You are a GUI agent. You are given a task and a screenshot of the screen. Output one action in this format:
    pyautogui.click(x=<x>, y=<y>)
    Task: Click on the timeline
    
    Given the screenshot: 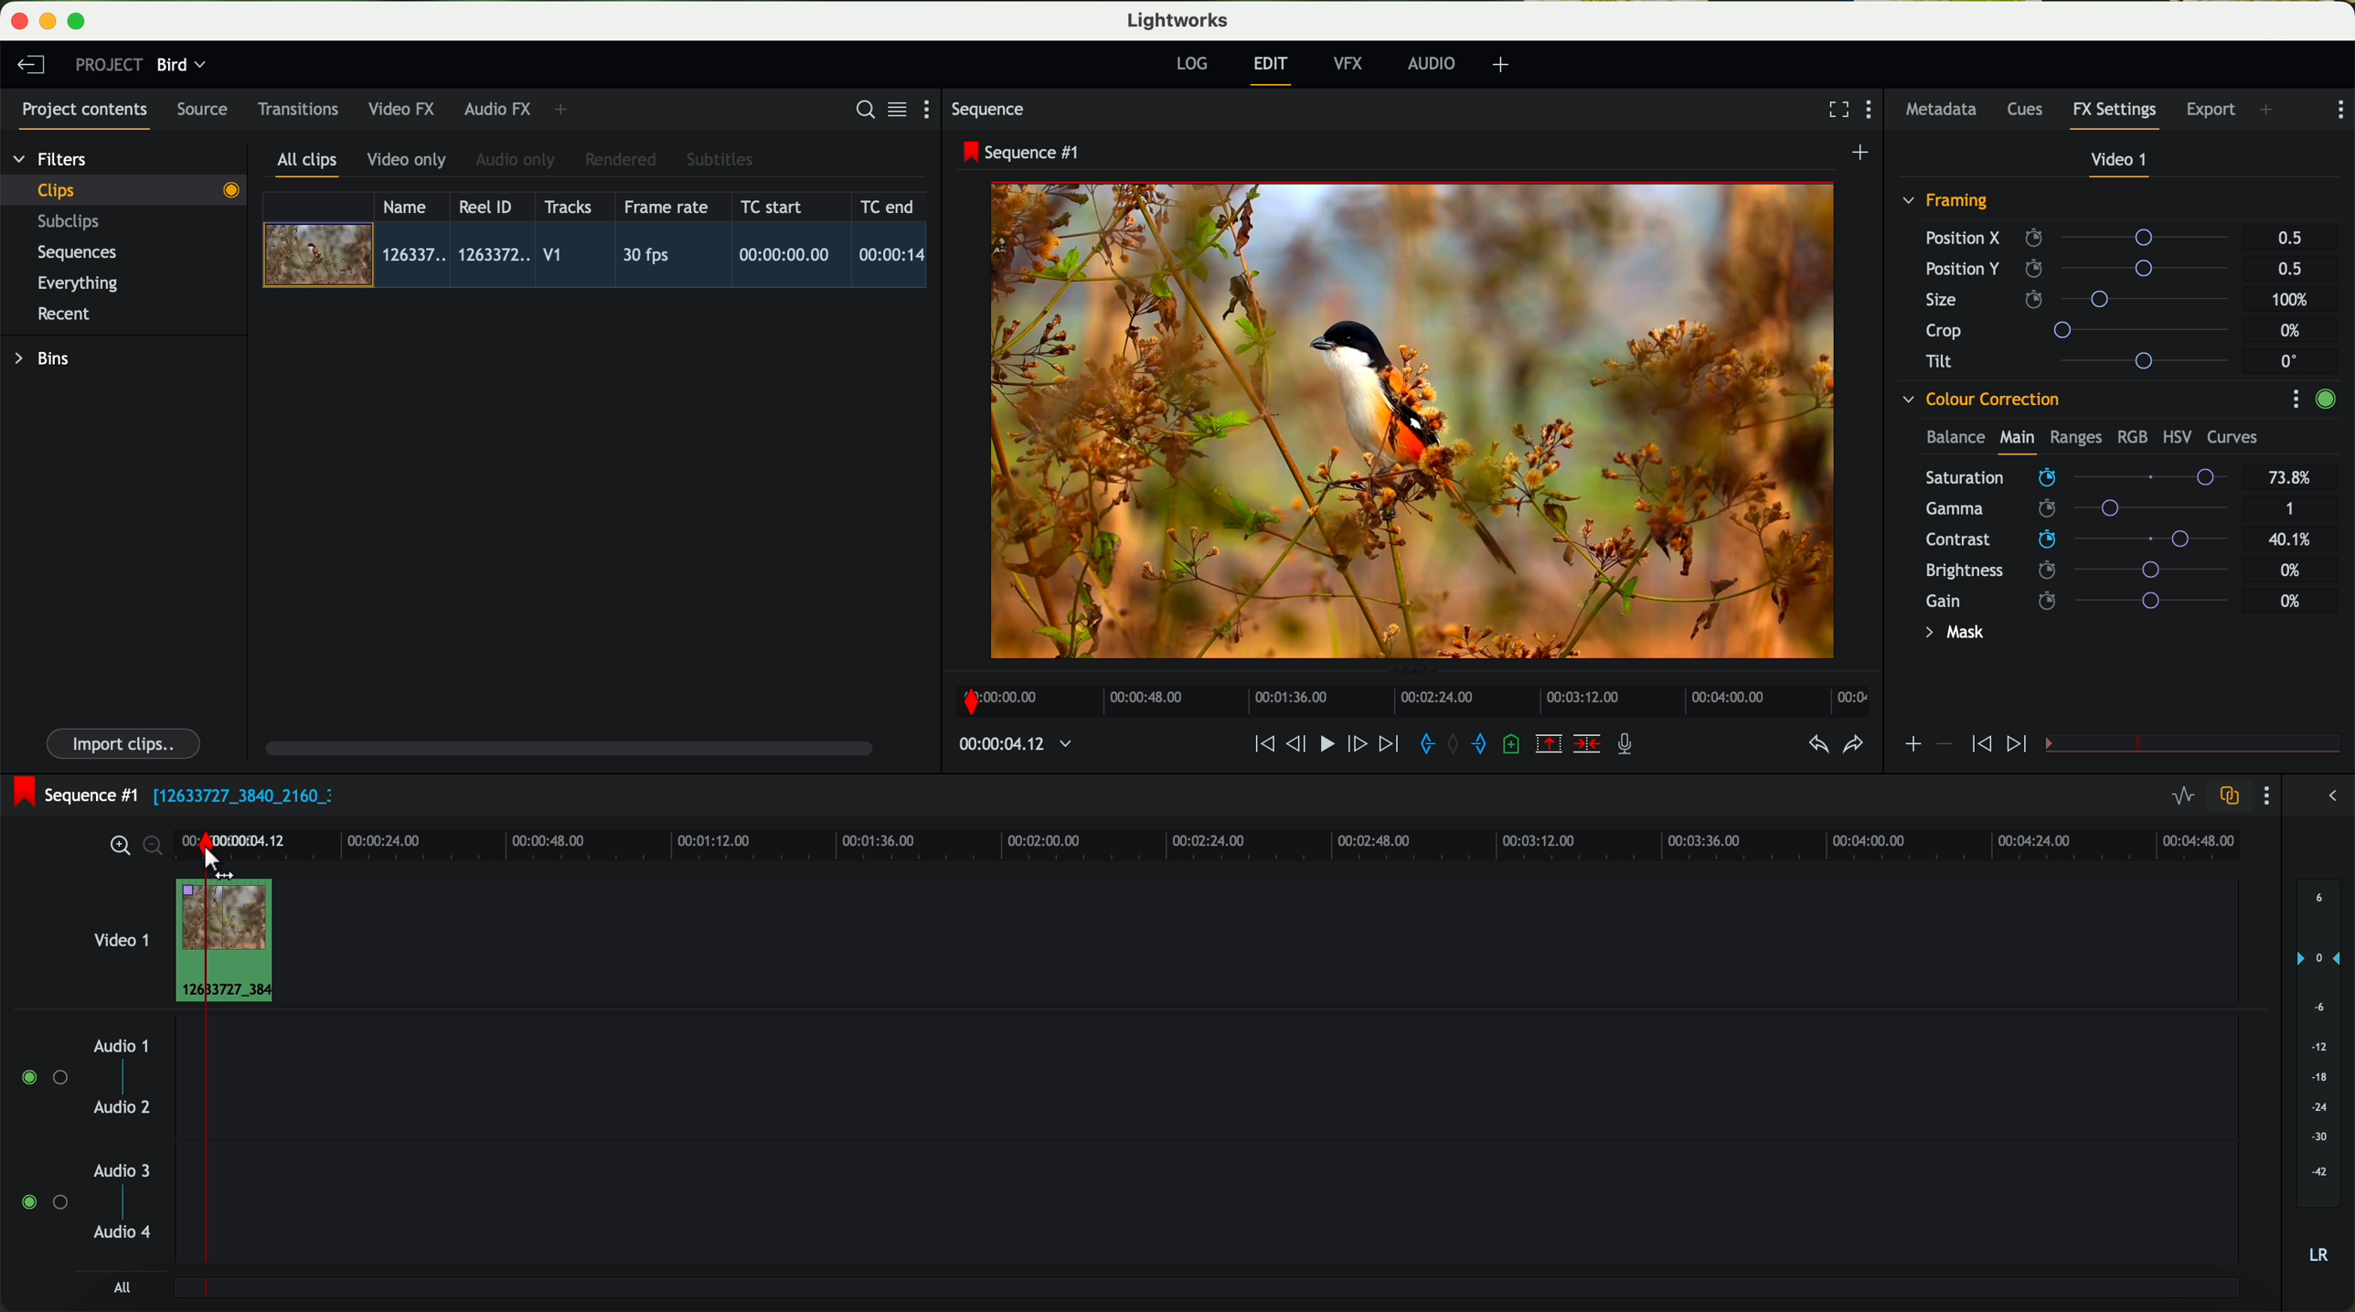 What is the action you would take?
    pyautogui.click(x=1407, y=696)
    